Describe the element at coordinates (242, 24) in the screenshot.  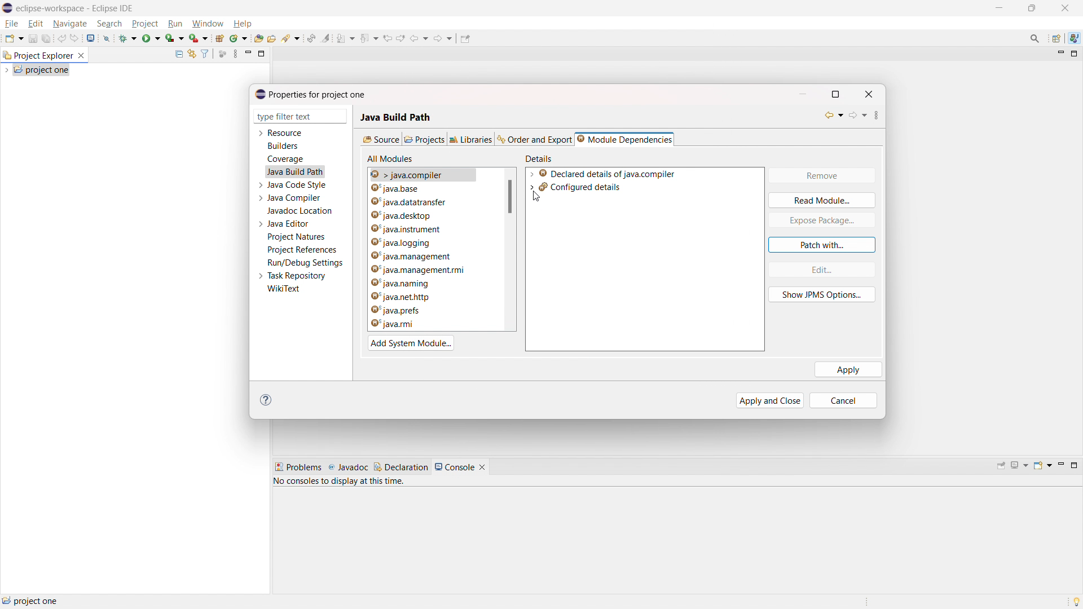
I see `help` at that location.